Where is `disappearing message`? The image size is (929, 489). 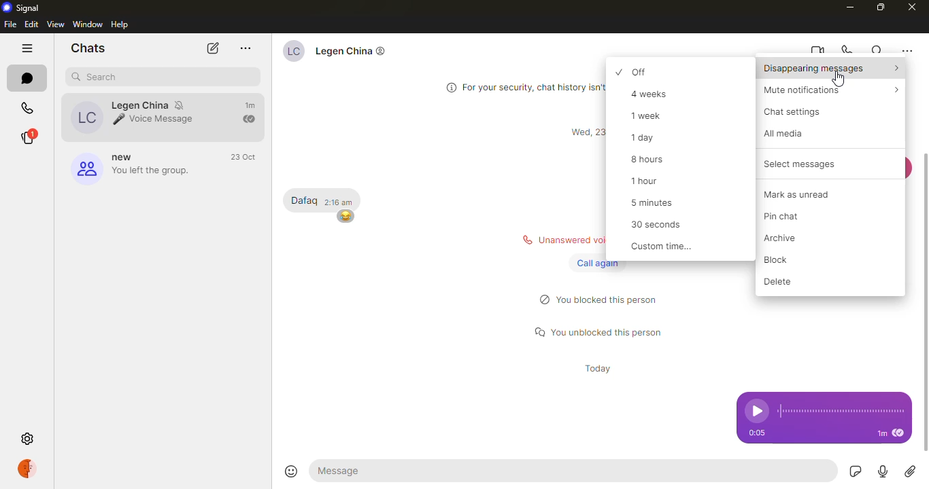
disappearing message is located at coordinates (830, 69).